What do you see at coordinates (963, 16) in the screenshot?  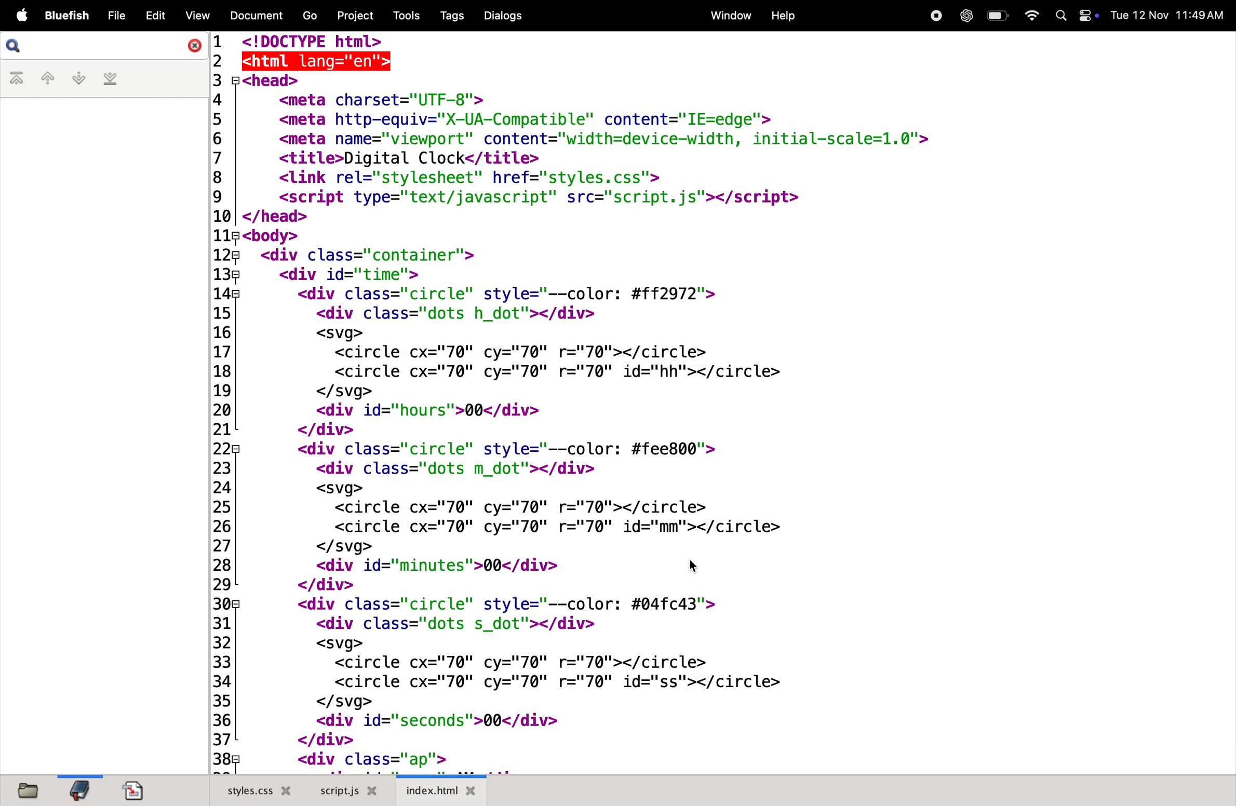 I see `chatgpt` at bounding box center [963, 16].